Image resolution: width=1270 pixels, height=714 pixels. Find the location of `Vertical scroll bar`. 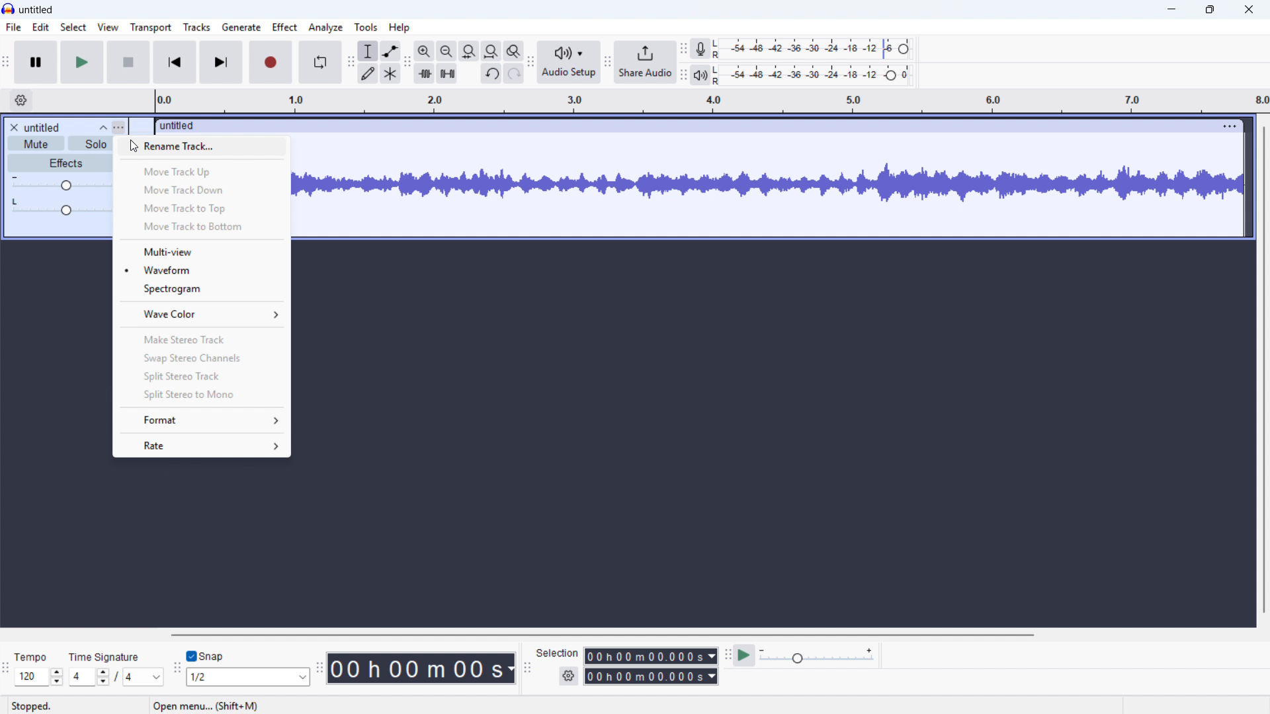

Vertical scroll bar is located at coordinates (1263, 368).